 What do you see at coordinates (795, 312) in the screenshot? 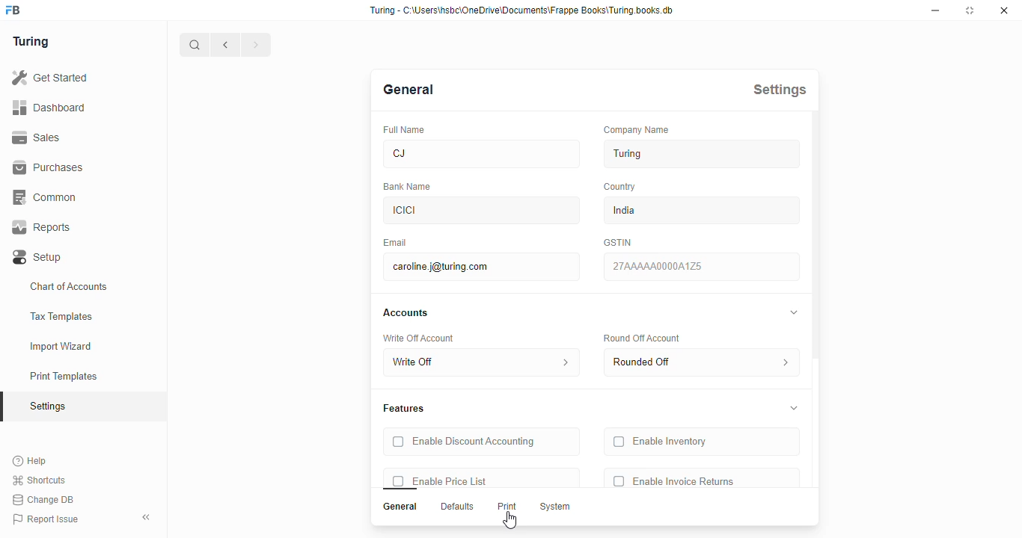
I see `toggle expand/contract` at bounding box center [795, 312].